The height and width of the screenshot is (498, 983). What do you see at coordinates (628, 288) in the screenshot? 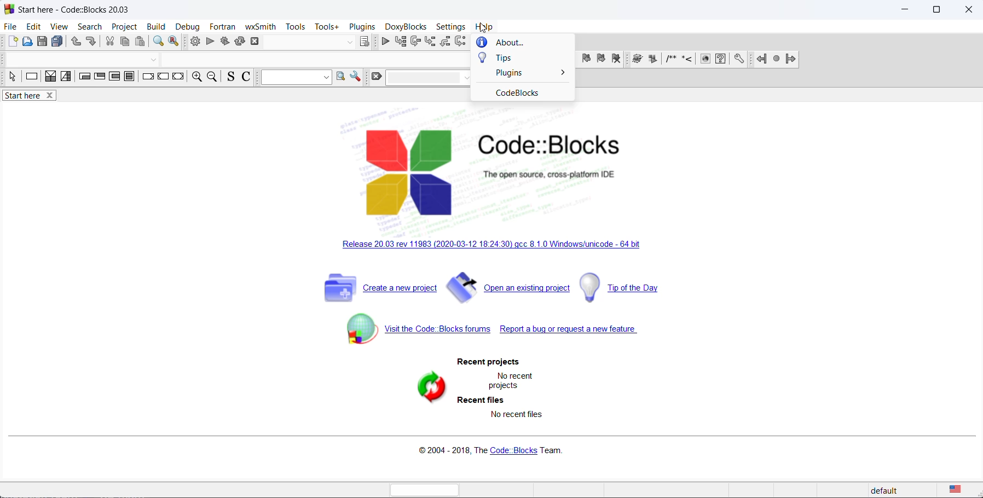
I see `tip day` at bounding box center [628, 288].